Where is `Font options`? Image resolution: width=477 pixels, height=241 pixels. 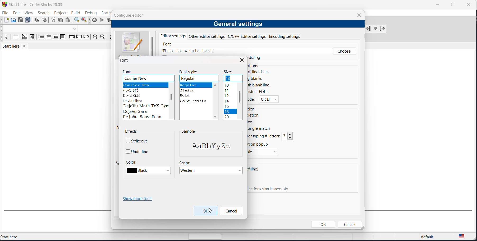 Font options is located at coordinates (228, 102).